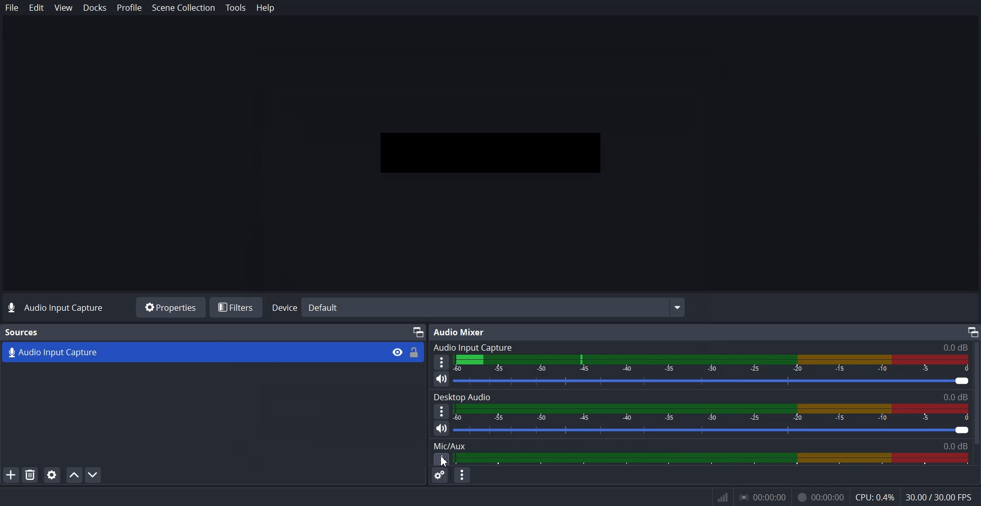 The image size is (981, 506). What do you see at coordinates (398, 352) in the screenshot?
I see `Eye` at bounding box center [398, 352].